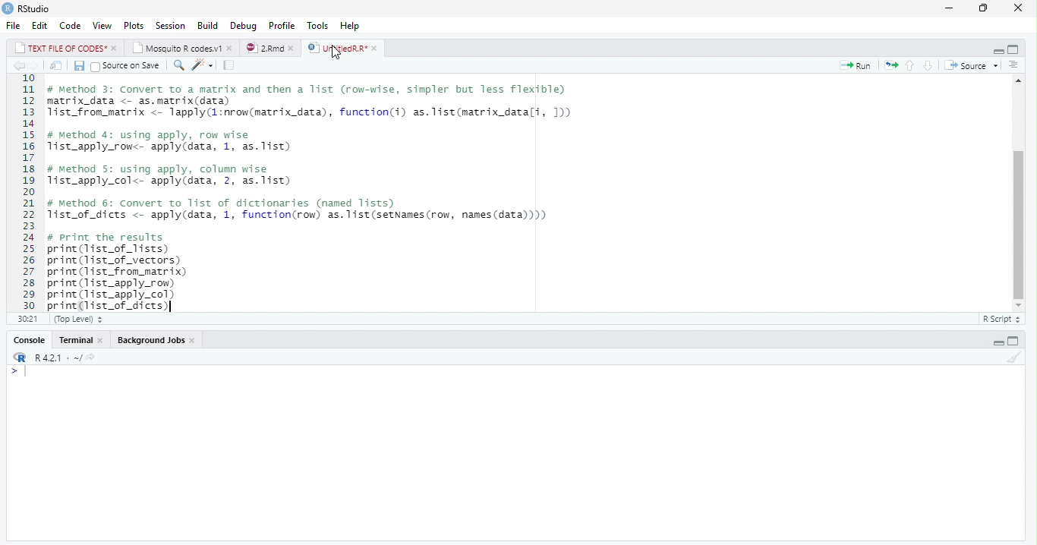 The image size is (1037, 545). Describe the element at coordinates (181, 47) in the screenshot. I see `Mosquito R codes.v1` at that location.